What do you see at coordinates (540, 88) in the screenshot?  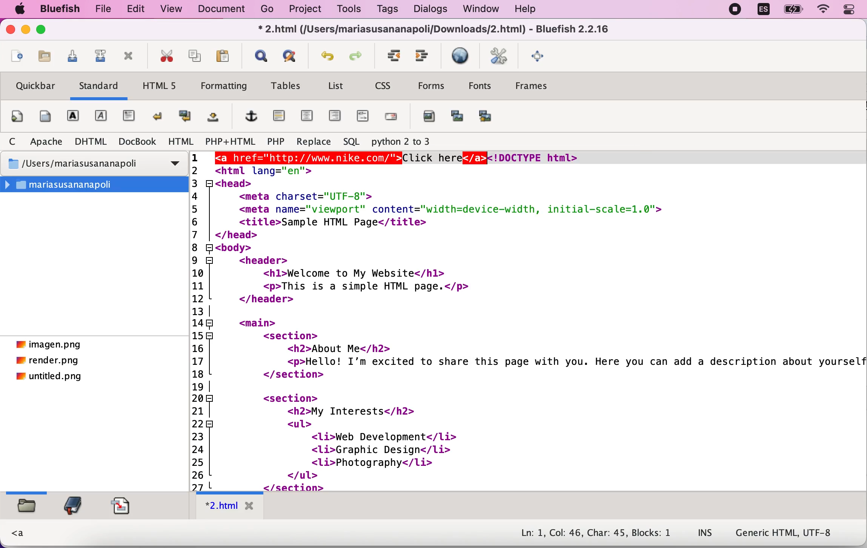 I see `frames` at bounding box center [540, 88].